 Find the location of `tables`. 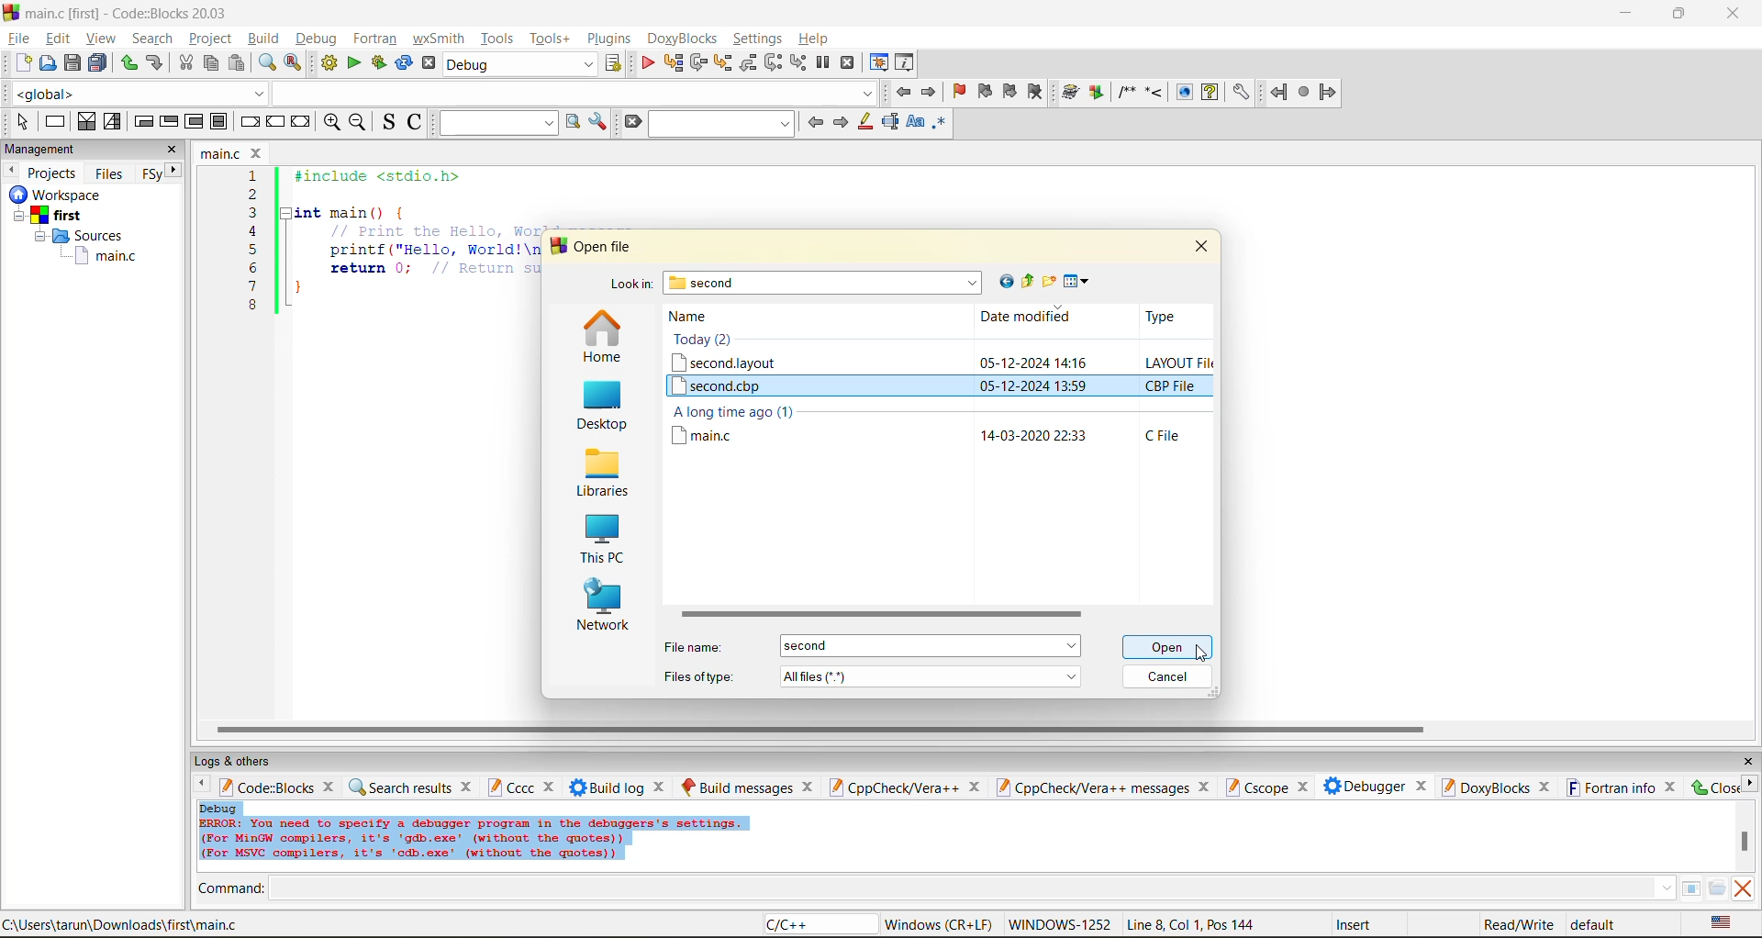

tables is located at coordinates (1690, 888).